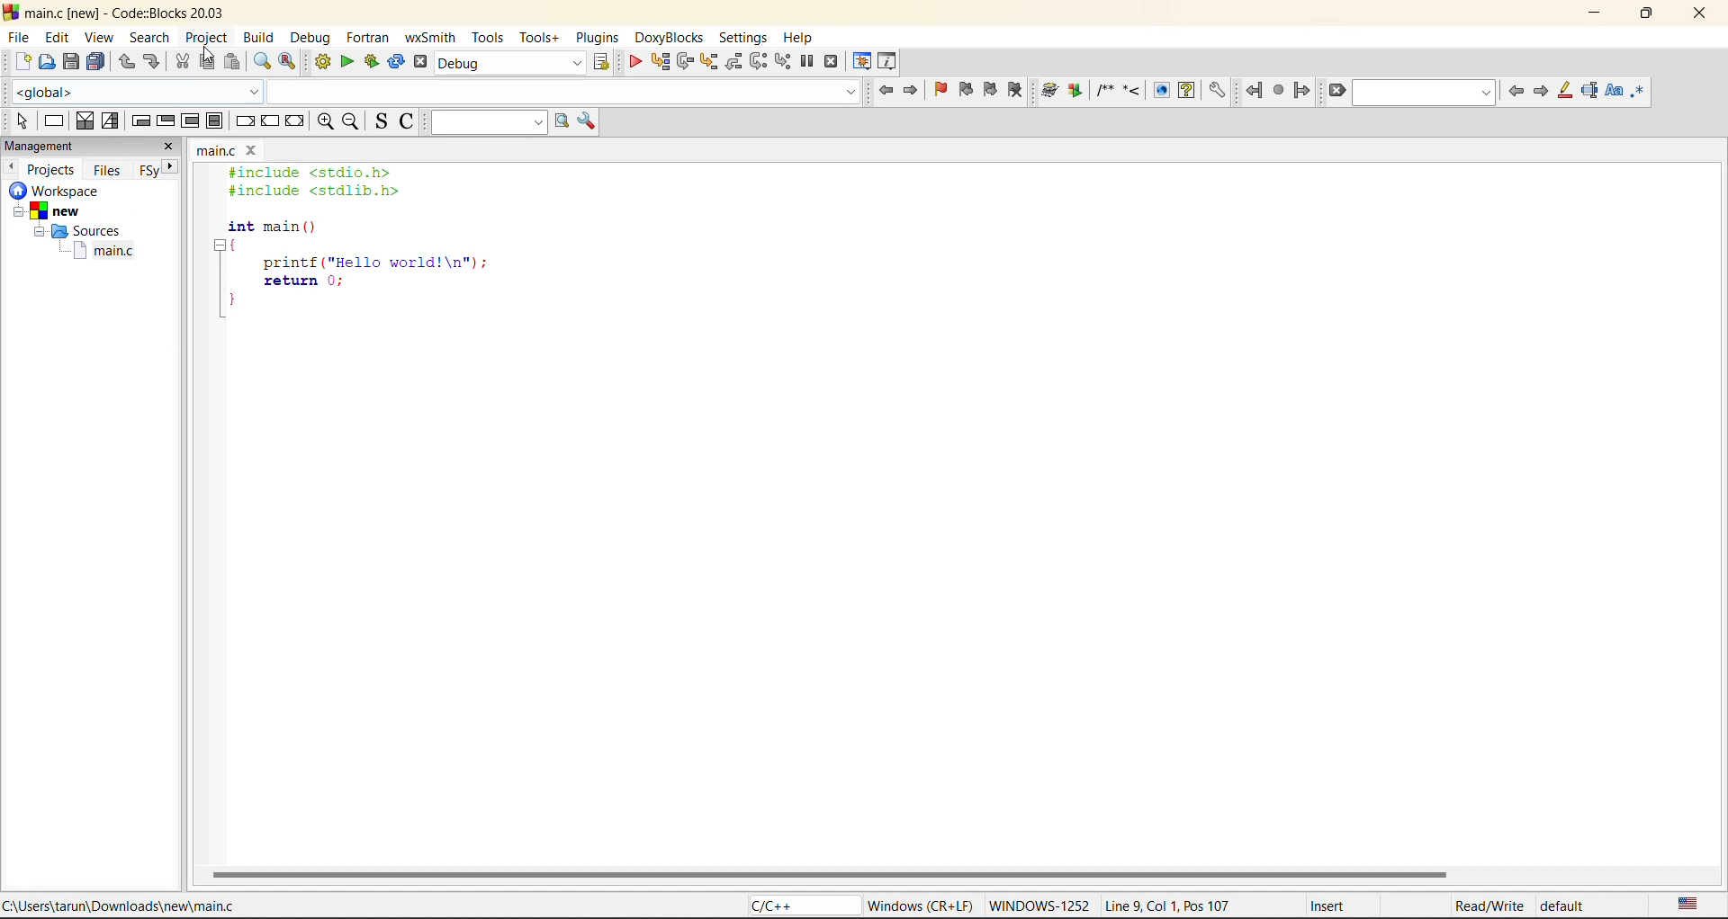  Describe the element at coordinates (708, 64) in the screenshot. I see `step into` at that location.